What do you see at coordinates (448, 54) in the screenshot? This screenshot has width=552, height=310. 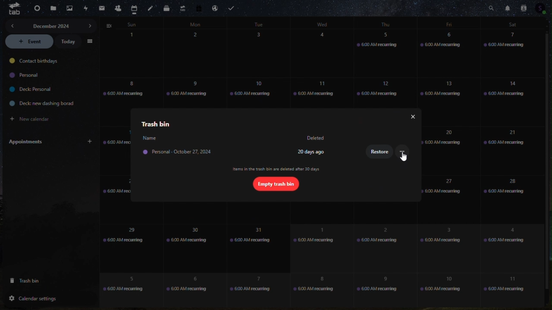 I see `6` at bounding box center [448, 54].